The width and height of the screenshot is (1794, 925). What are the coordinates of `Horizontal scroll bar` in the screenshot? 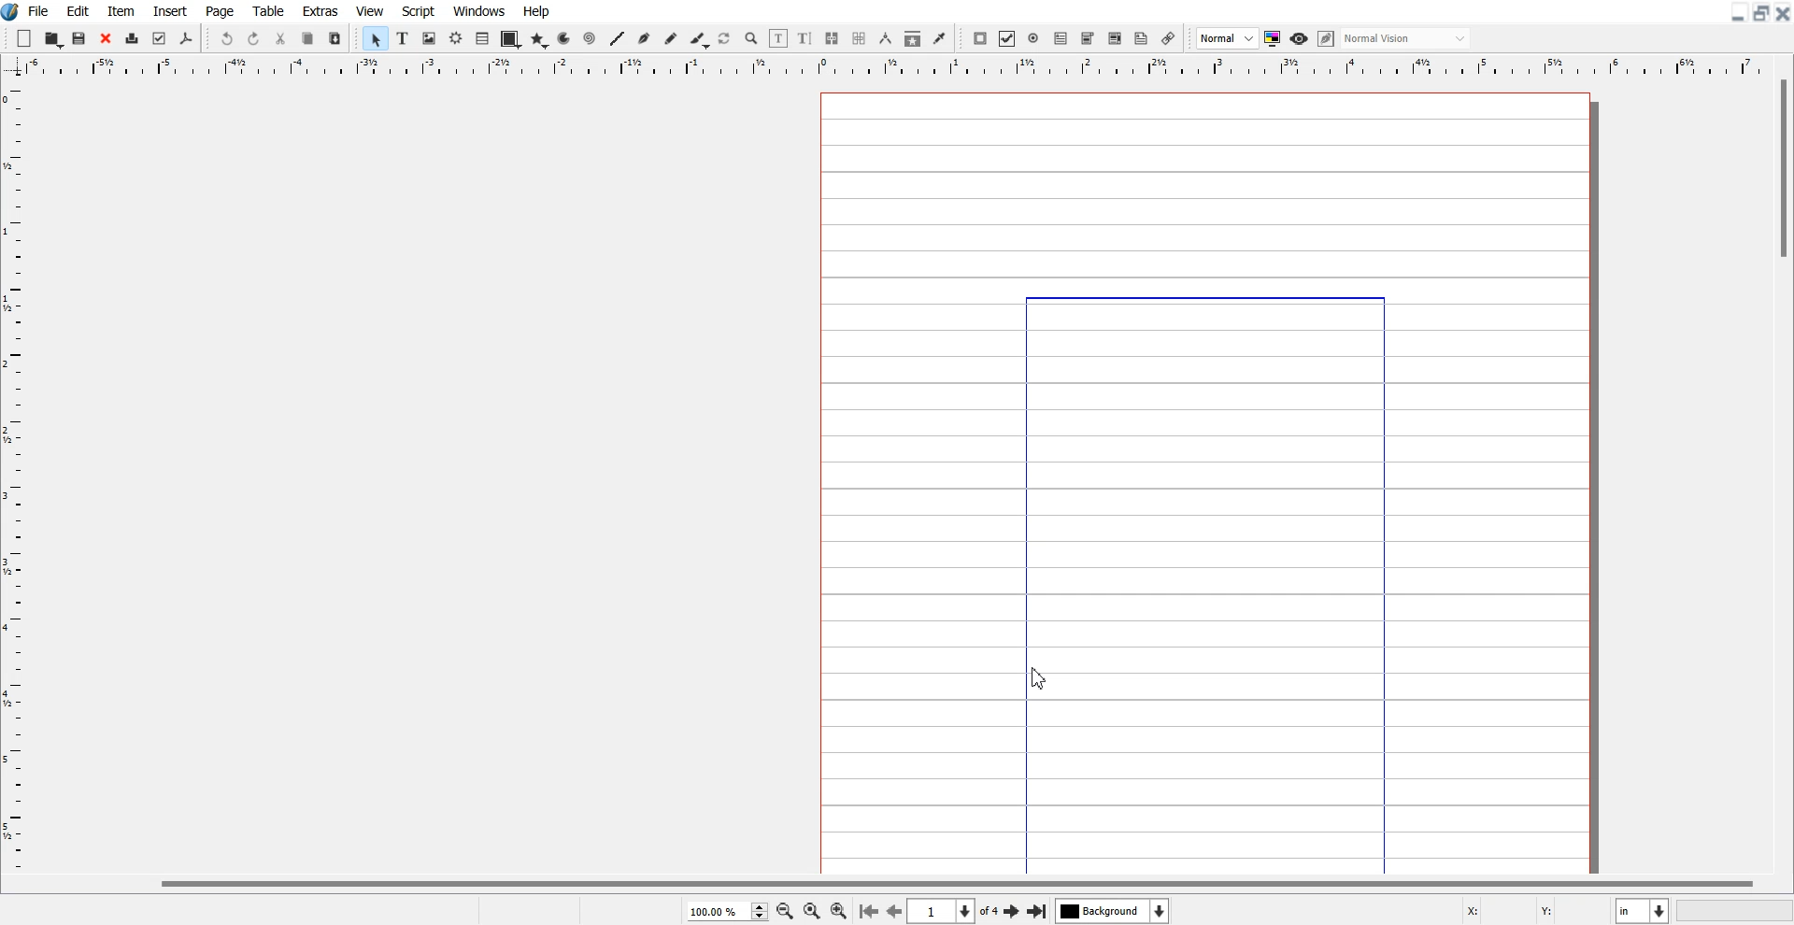 It's located at (884, 886).